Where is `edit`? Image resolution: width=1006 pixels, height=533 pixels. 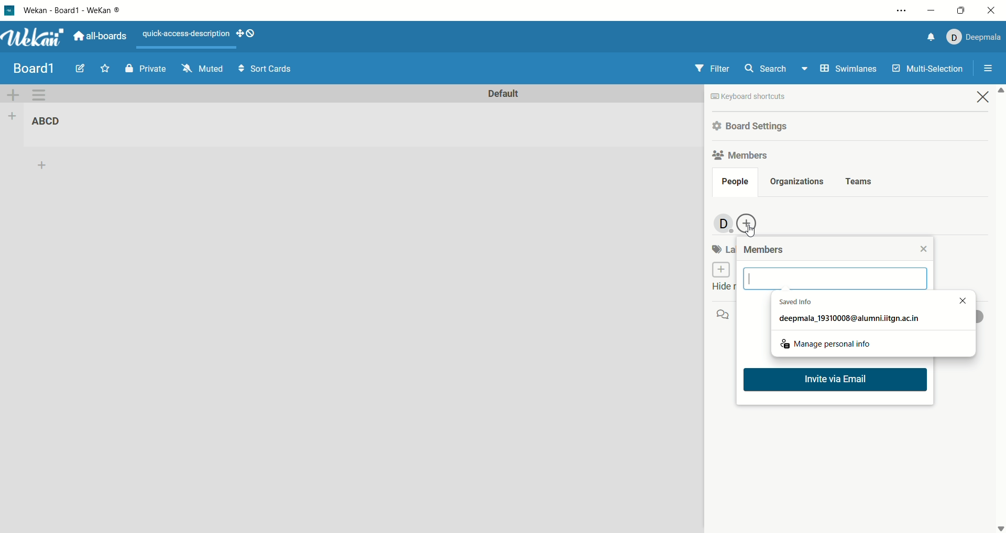
edit is located at coordinates (80, 68).